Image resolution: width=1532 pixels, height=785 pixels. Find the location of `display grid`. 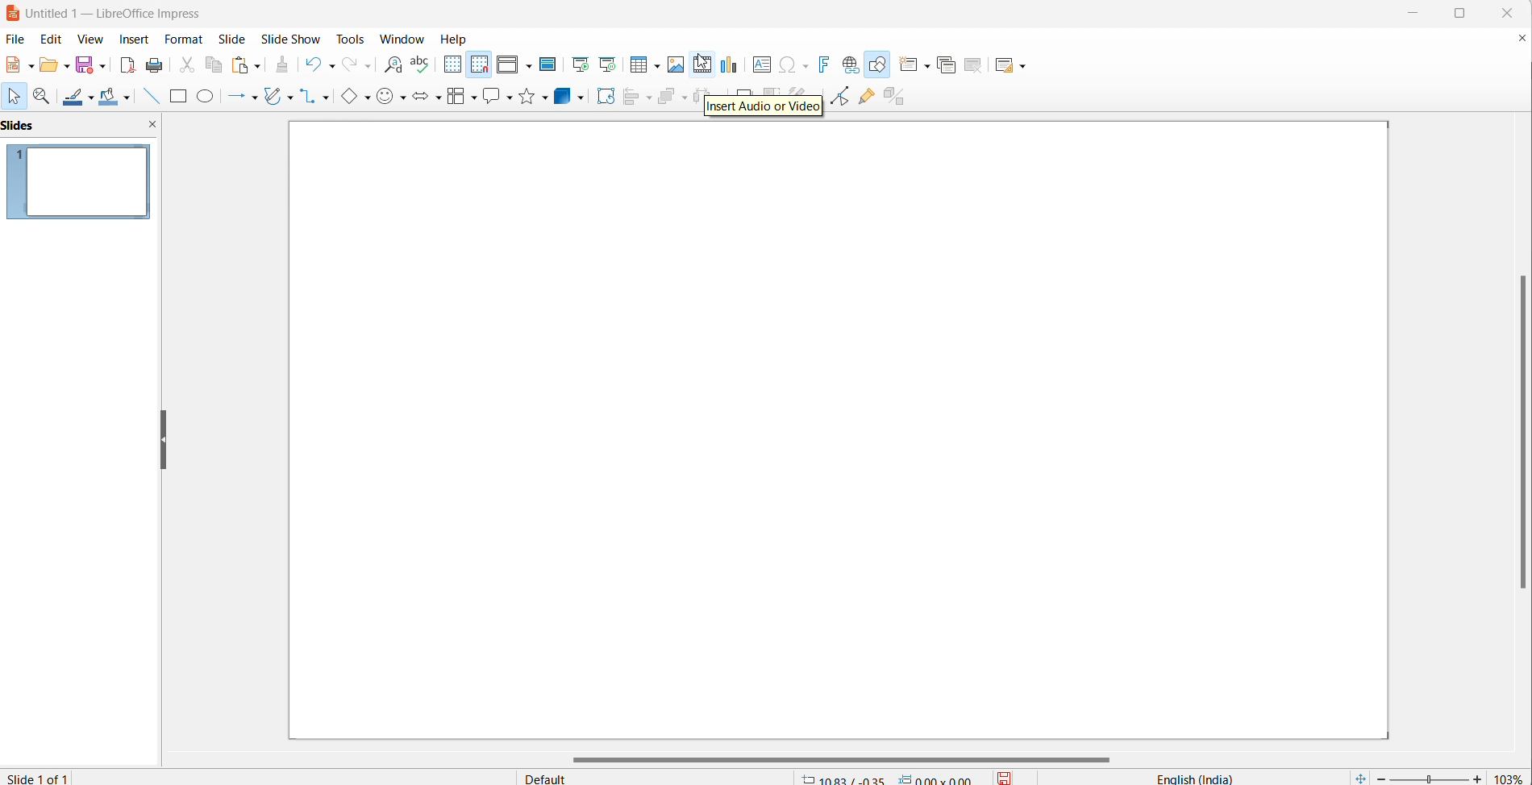

display grid is located at coordinates (456, 65).